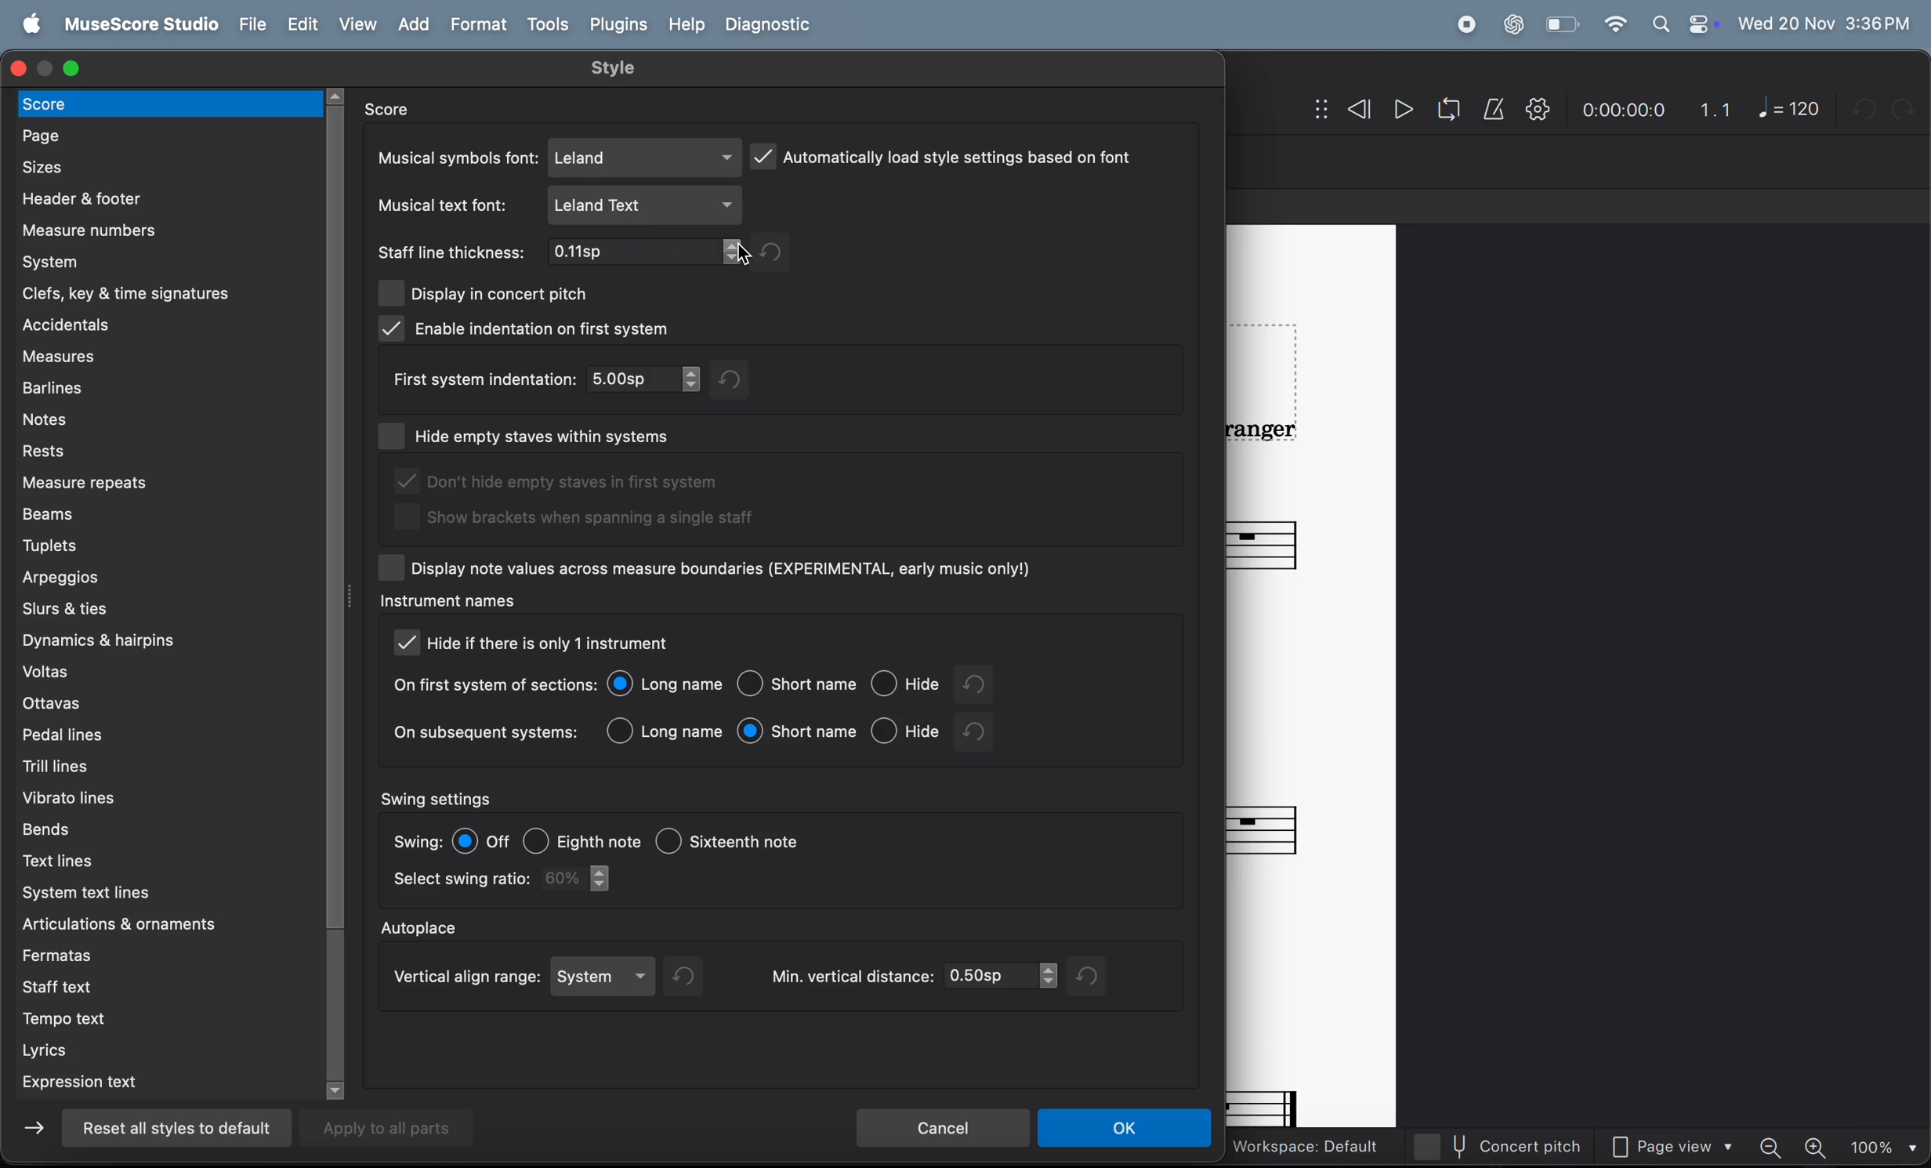 The height and width of the screenshot is (1168, 1931). Describe the element at coordinates (160, 1051) in the screenshot. I see `lyrics` at that location.